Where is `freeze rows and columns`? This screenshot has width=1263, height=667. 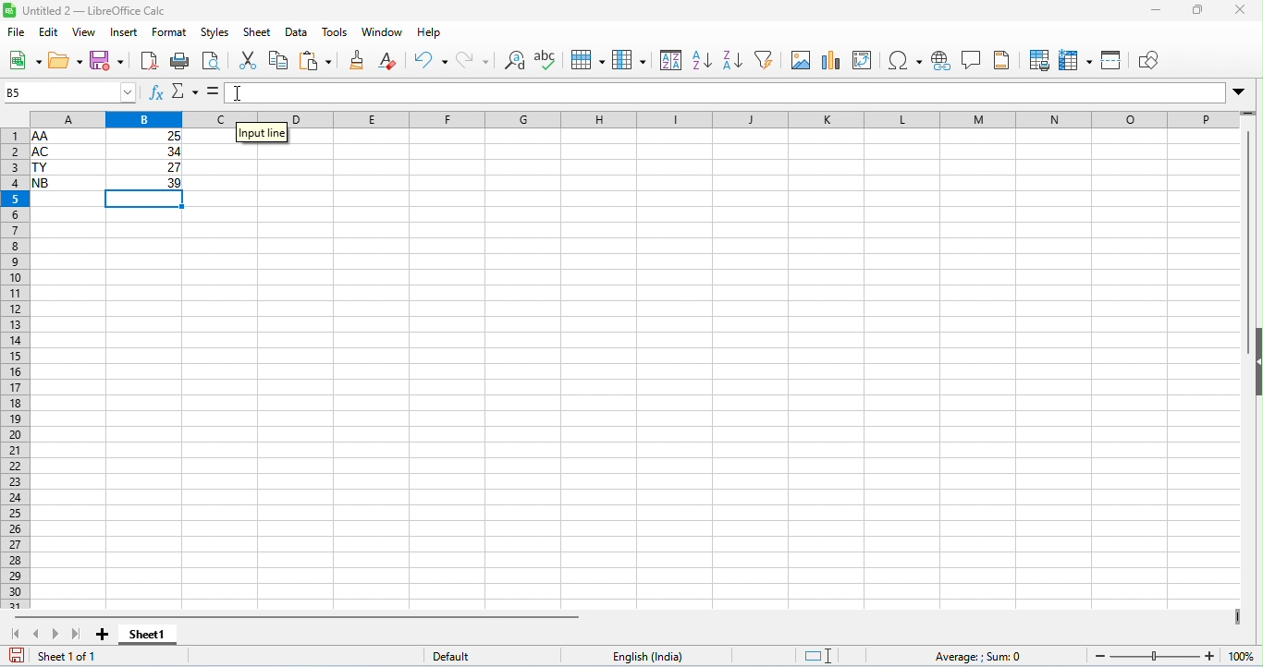
freeze rows and columns is located at coordinates (1075, 61).